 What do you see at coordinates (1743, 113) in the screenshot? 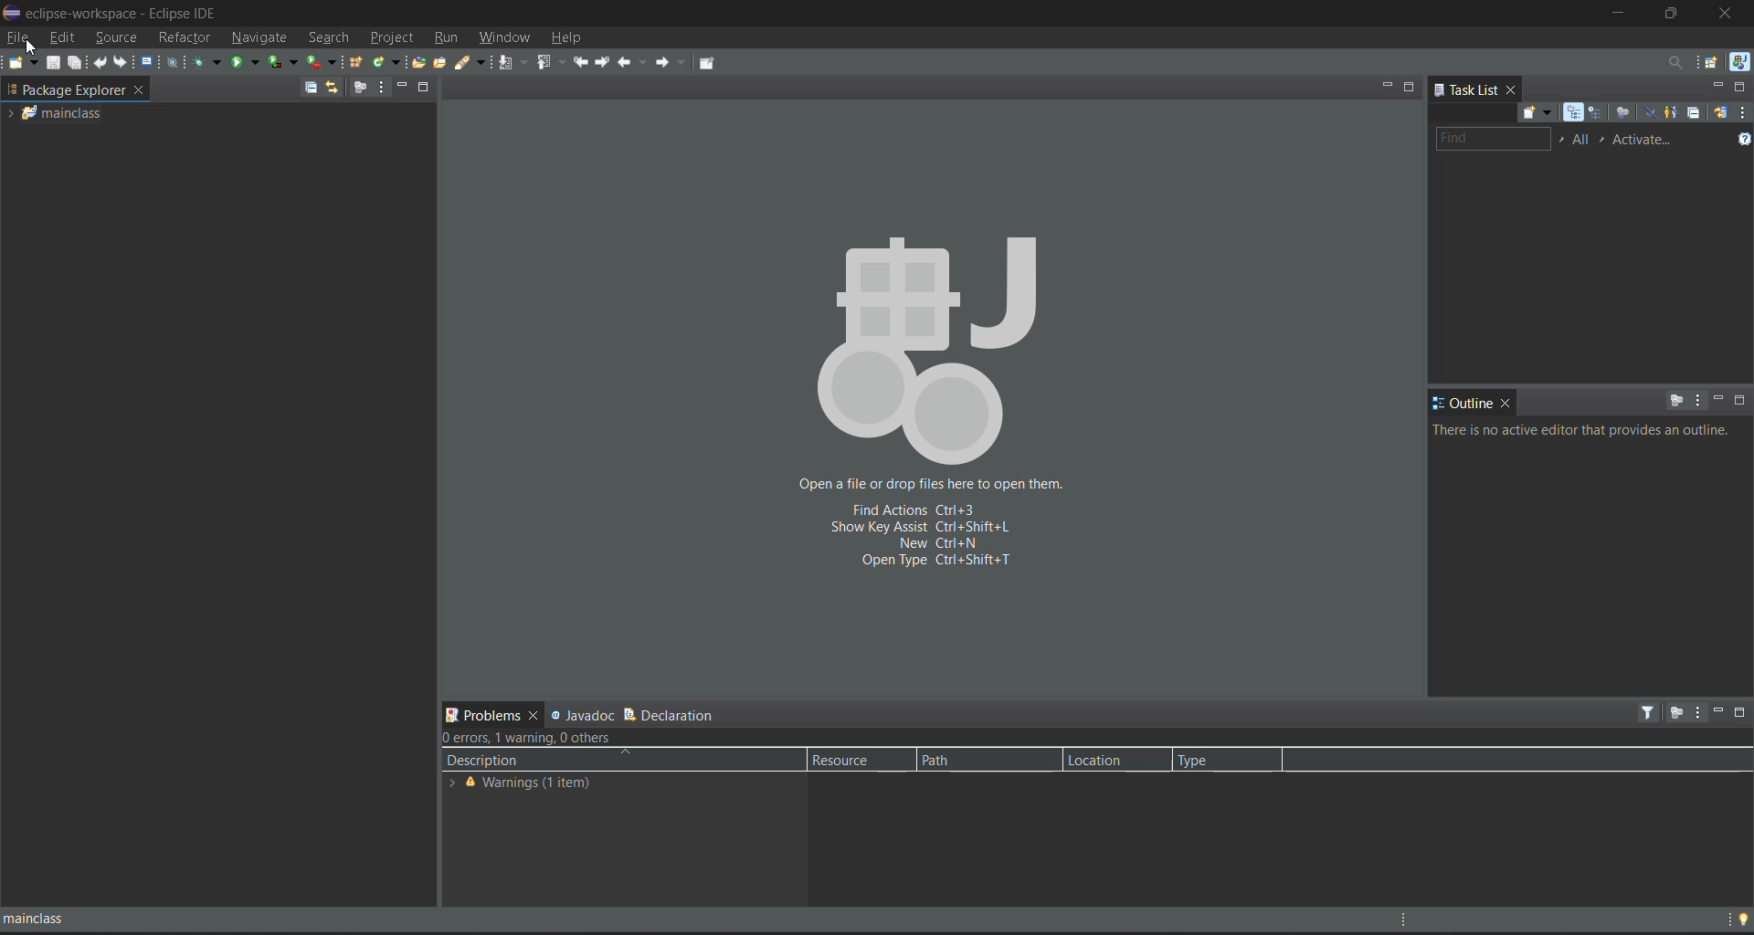
I see `view menu` at bounding box center [1743, 113].